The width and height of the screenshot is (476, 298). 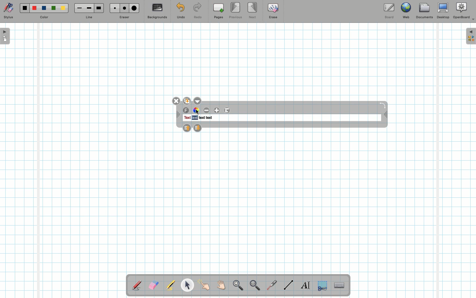 I want to click on Eraser, so click(x=124, y=18).